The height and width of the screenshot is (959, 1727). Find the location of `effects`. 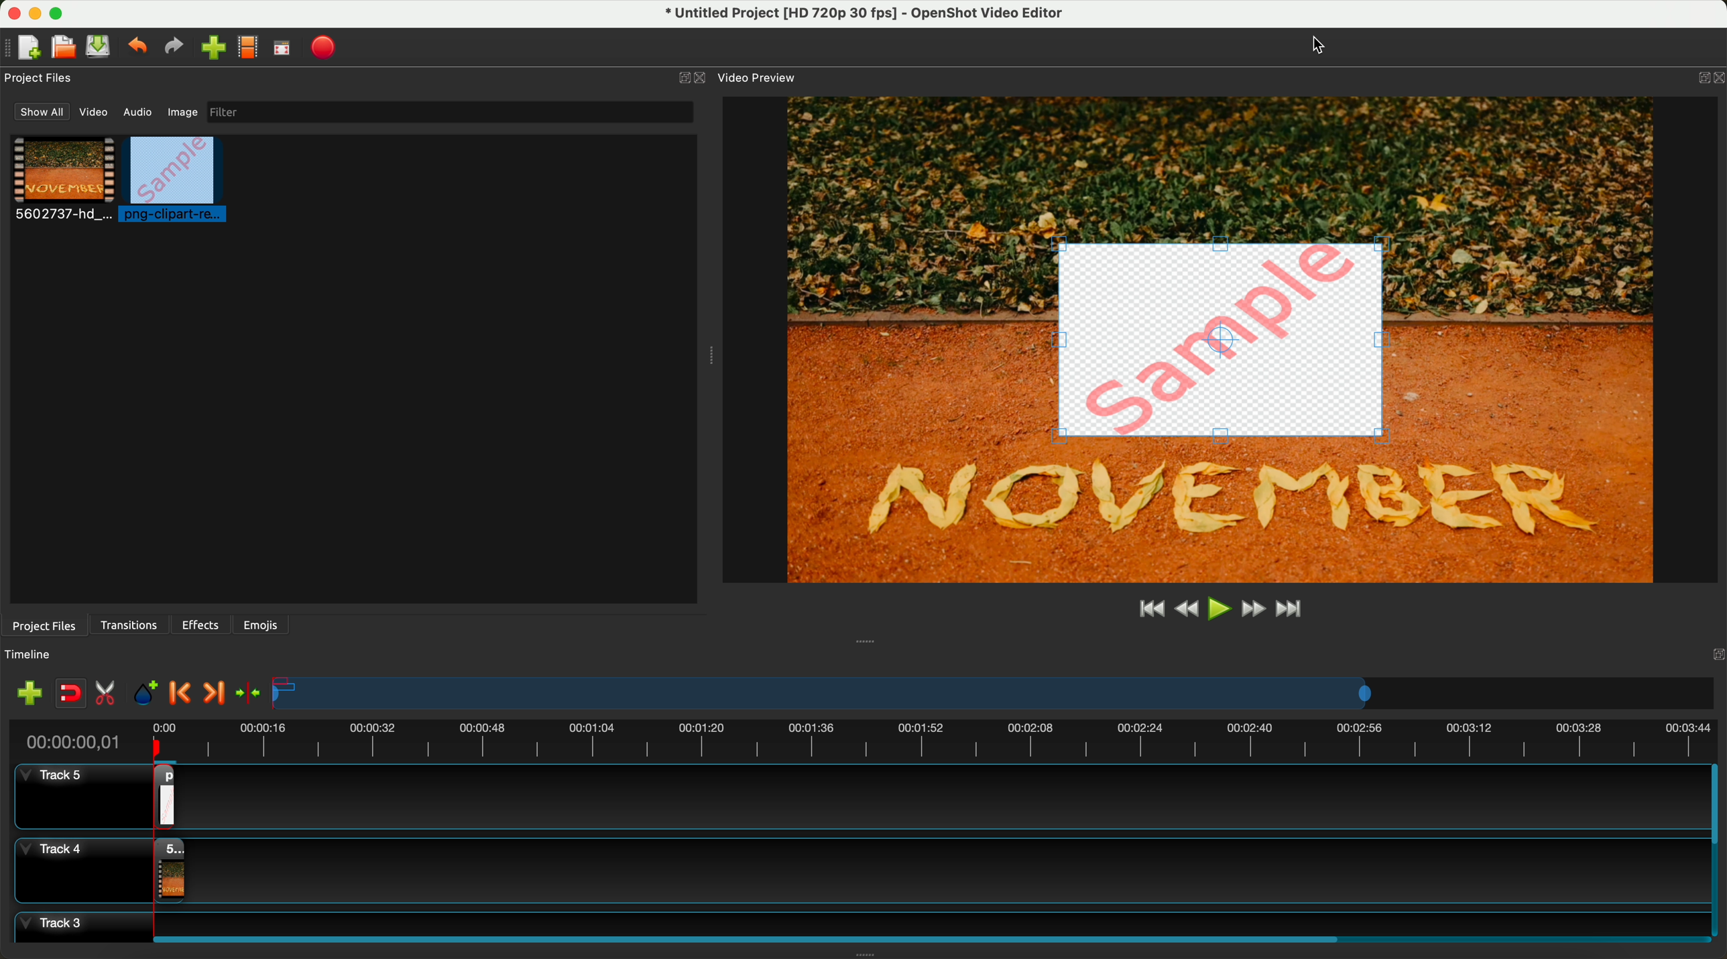

effects is located at coordinates (202, 625).